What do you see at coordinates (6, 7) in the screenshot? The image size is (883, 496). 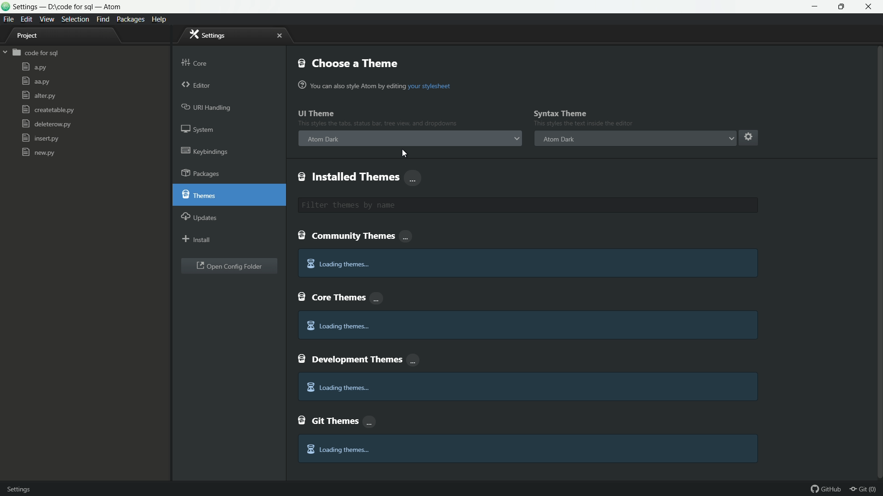 I see `logo` at bounding box center [6, 7].